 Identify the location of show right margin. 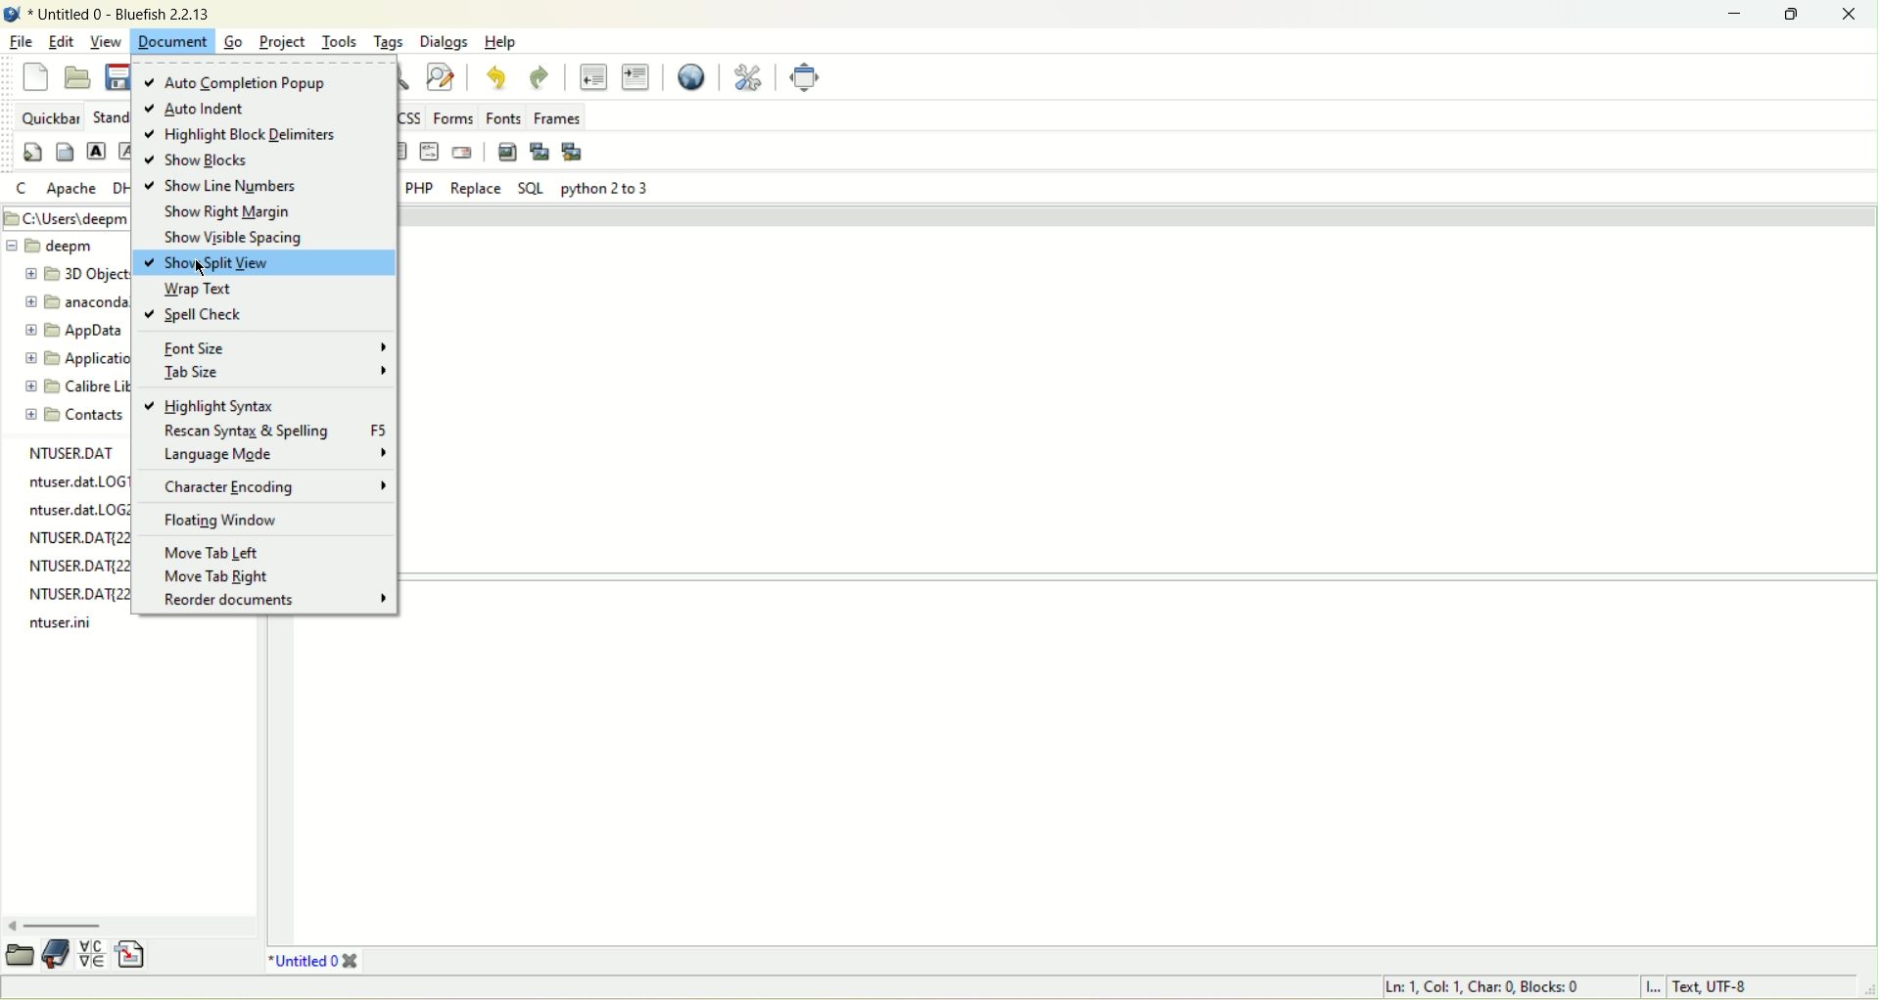
(225, 211).